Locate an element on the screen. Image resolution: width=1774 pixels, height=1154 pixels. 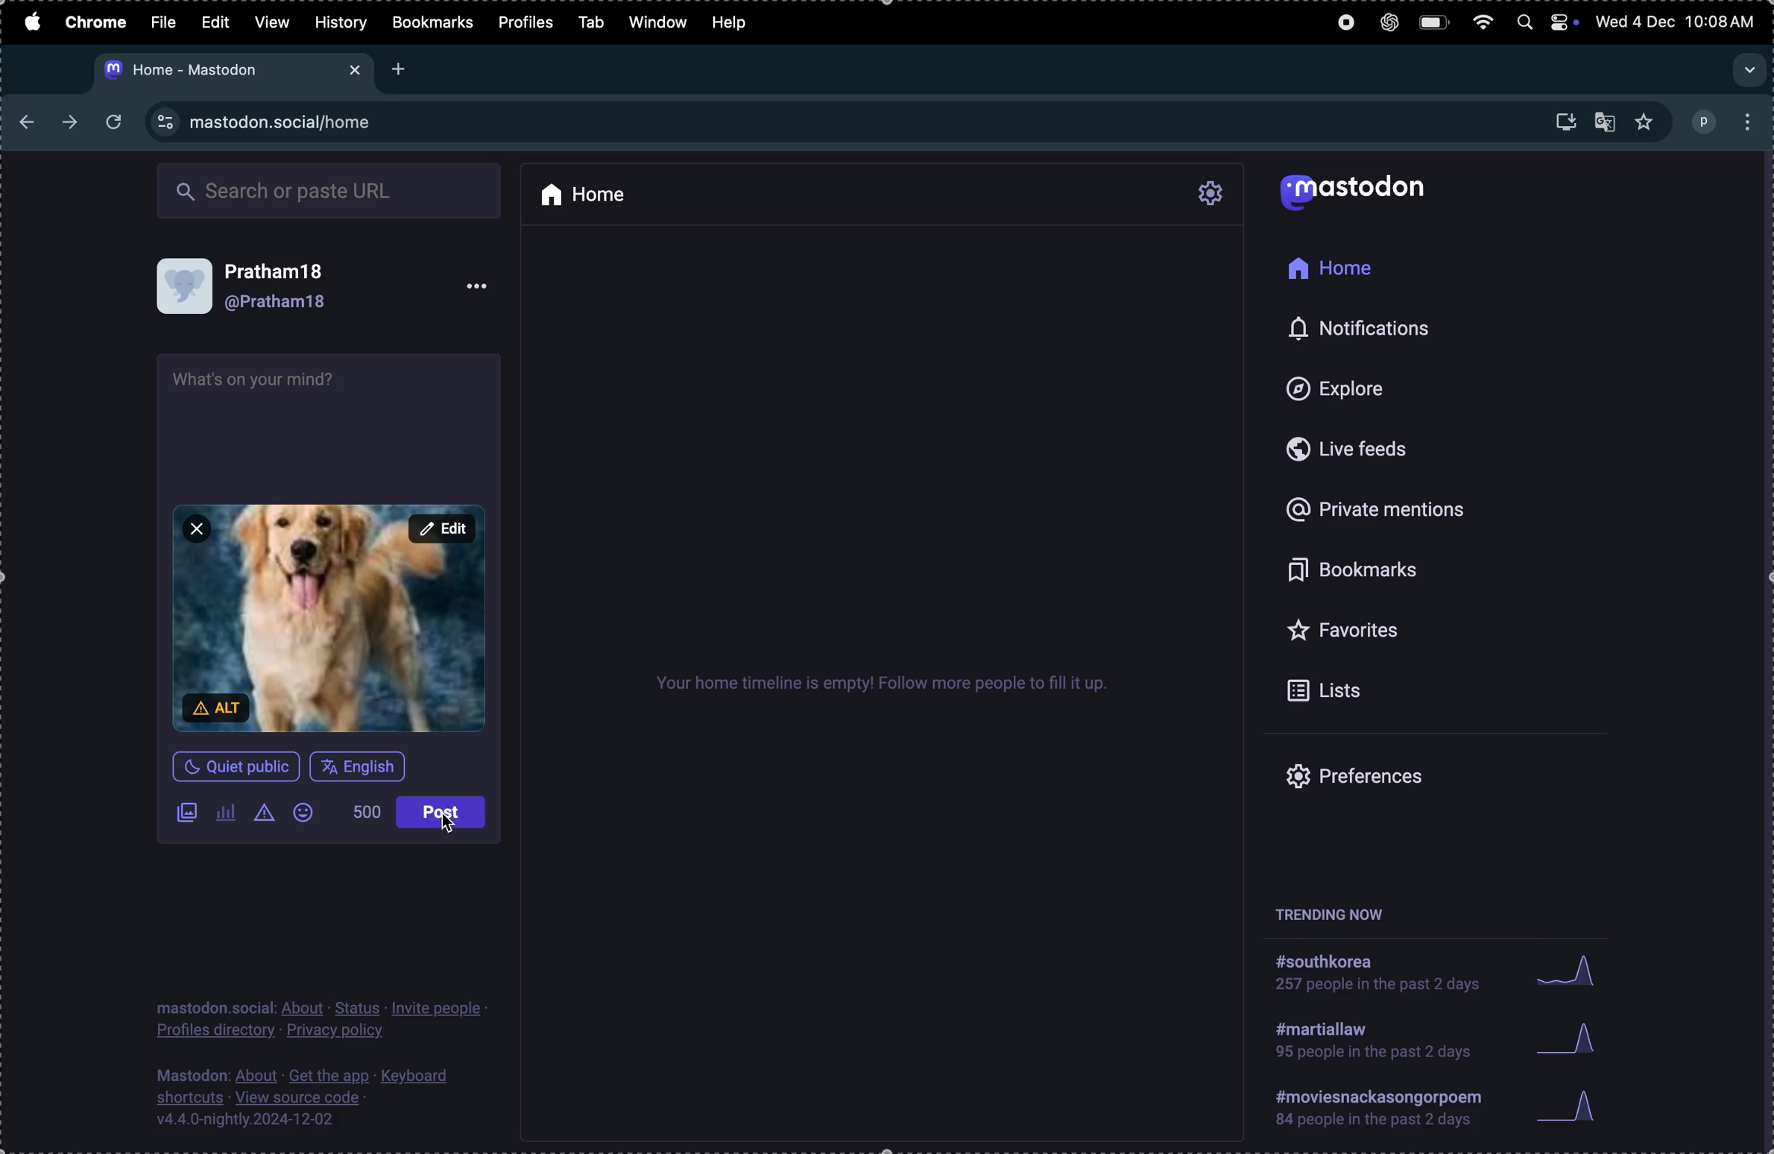
View is located at coordinates (271, 22).